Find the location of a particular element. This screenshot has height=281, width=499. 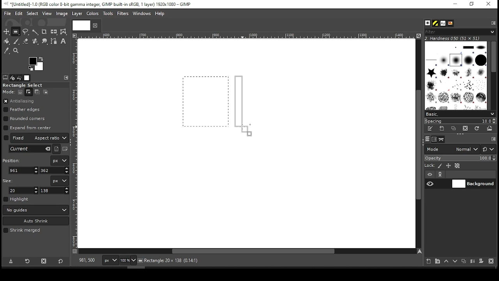

reset to defaults is located at coordinates (61, 261).